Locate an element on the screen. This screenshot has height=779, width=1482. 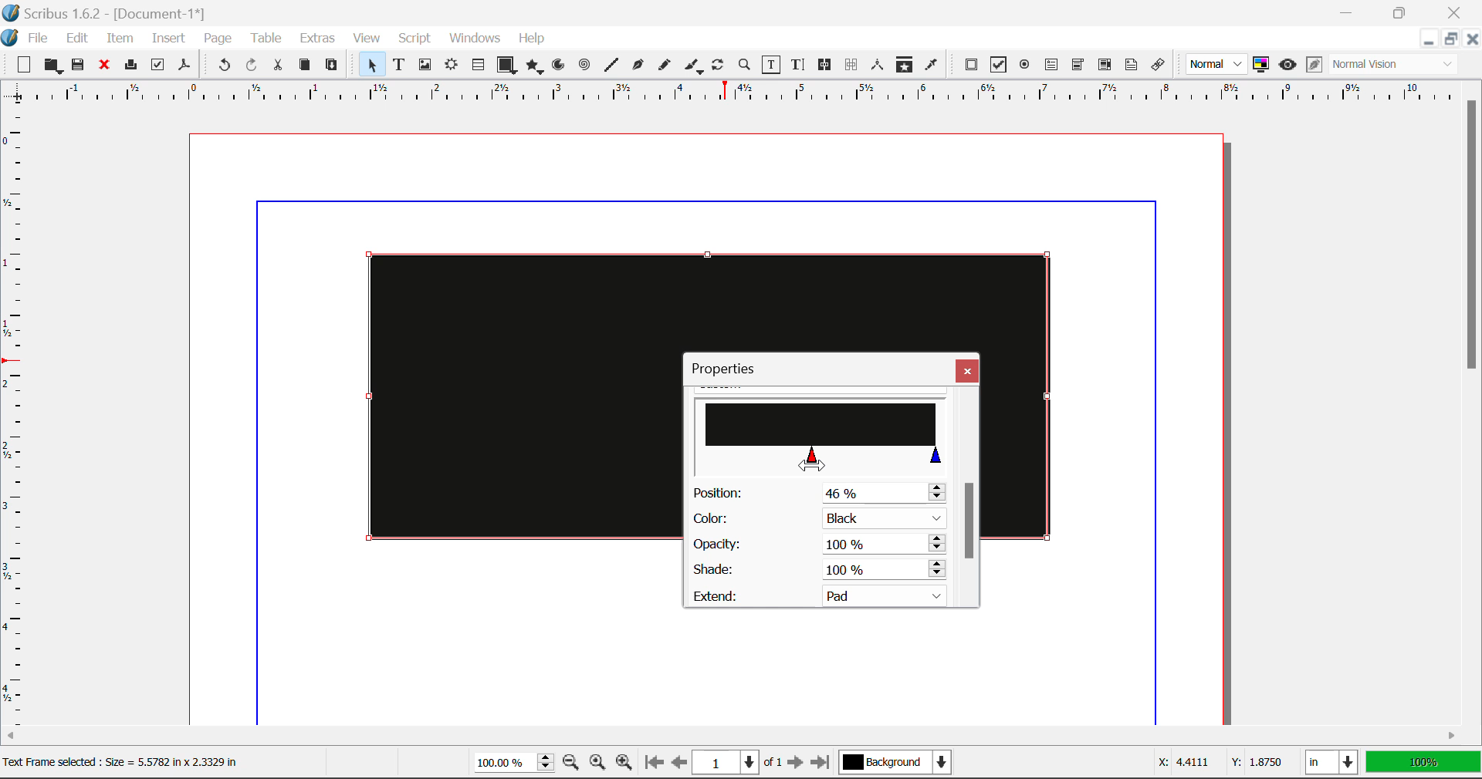
Shade is located at coordinates (817, 570).